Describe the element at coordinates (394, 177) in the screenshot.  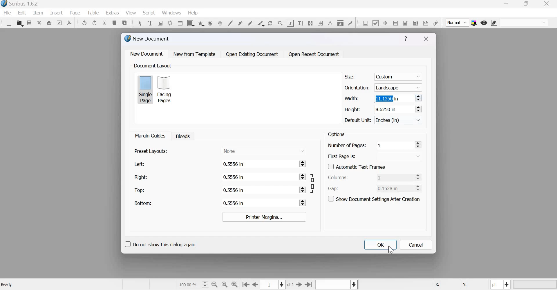
I see `1` at that location.